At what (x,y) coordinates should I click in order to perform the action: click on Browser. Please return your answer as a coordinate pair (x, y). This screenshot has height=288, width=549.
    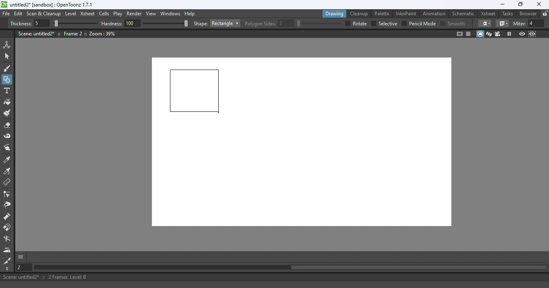
    Looking at the image, I should click on (527, 13).